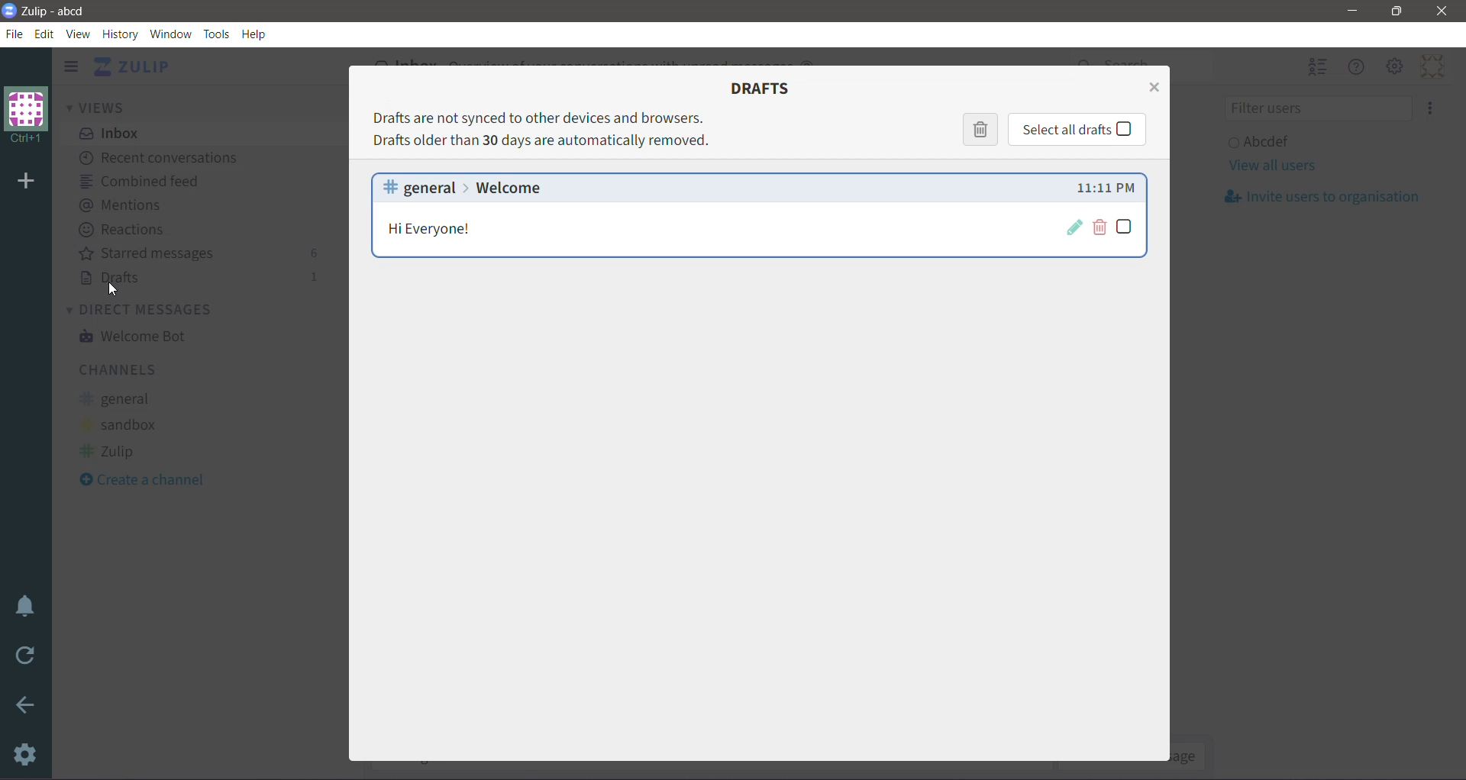  Describe the element at coordinates (124, 426) in the screenshot. I see `sandbox` at that location.